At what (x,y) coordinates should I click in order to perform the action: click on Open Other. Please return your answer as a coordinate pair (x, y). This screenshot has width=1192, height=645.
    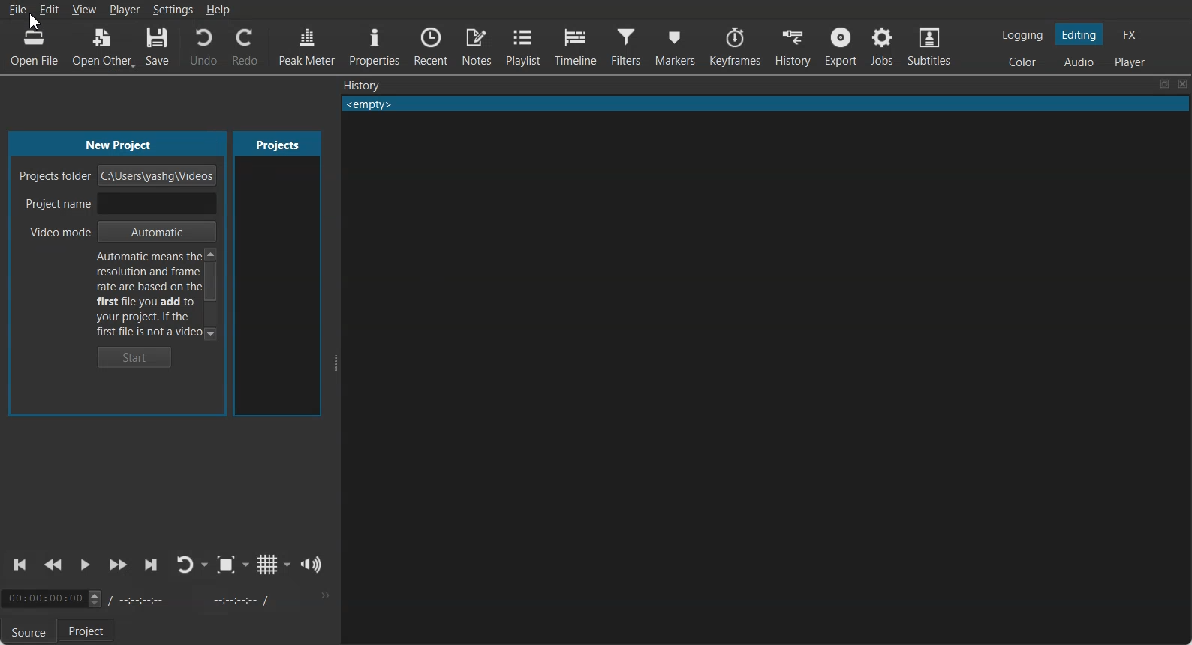
    Looking at the image, I should click on (104, 46).